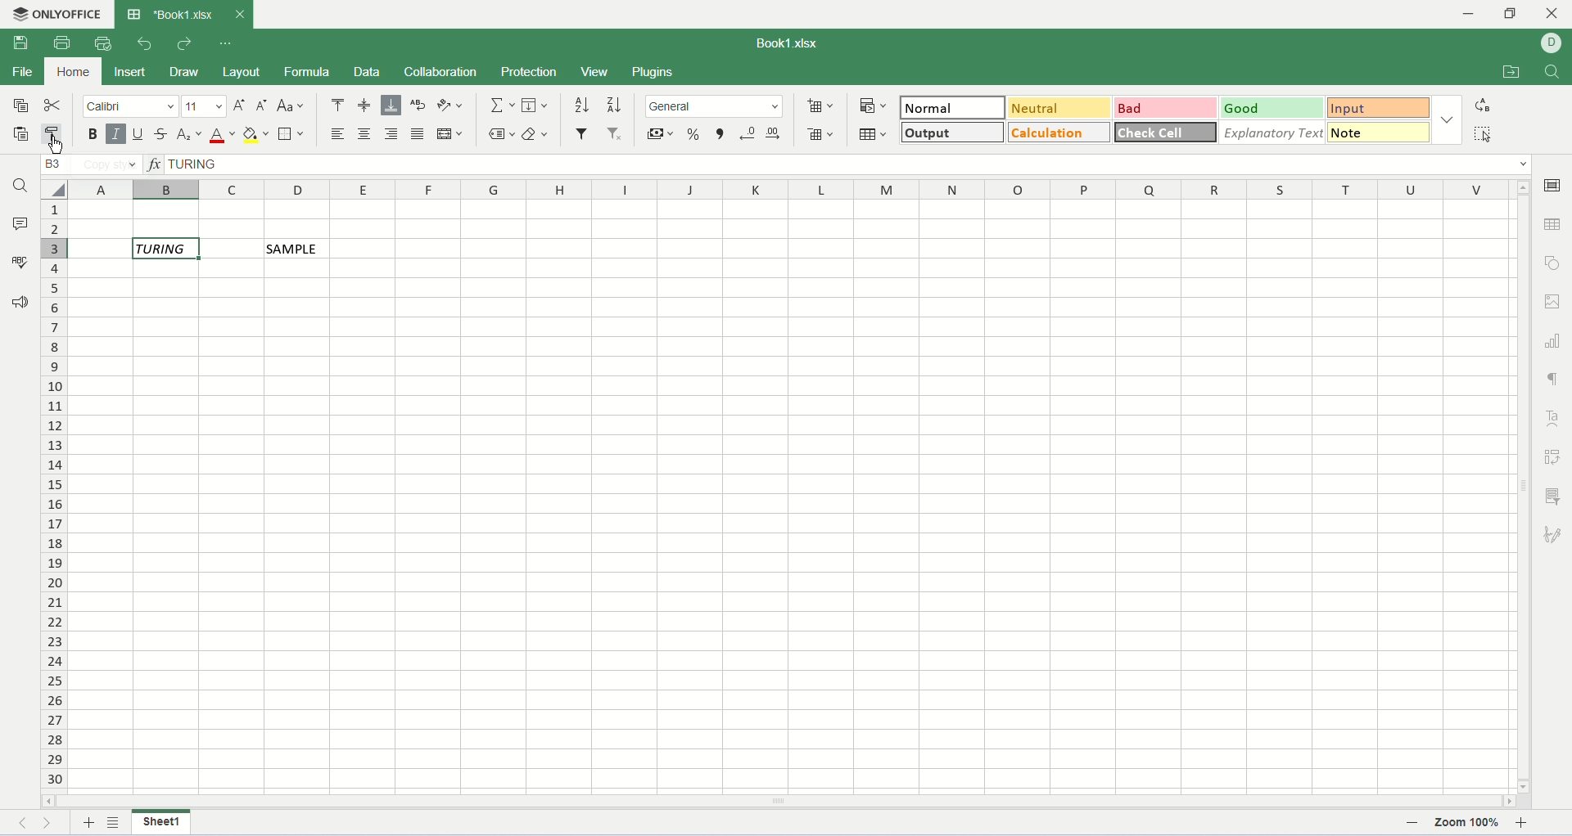 The width and height of the screenshot is (1572, 836). Describe the element at coordinates (951, 106) in the screenshot. I see `normal` at that location.